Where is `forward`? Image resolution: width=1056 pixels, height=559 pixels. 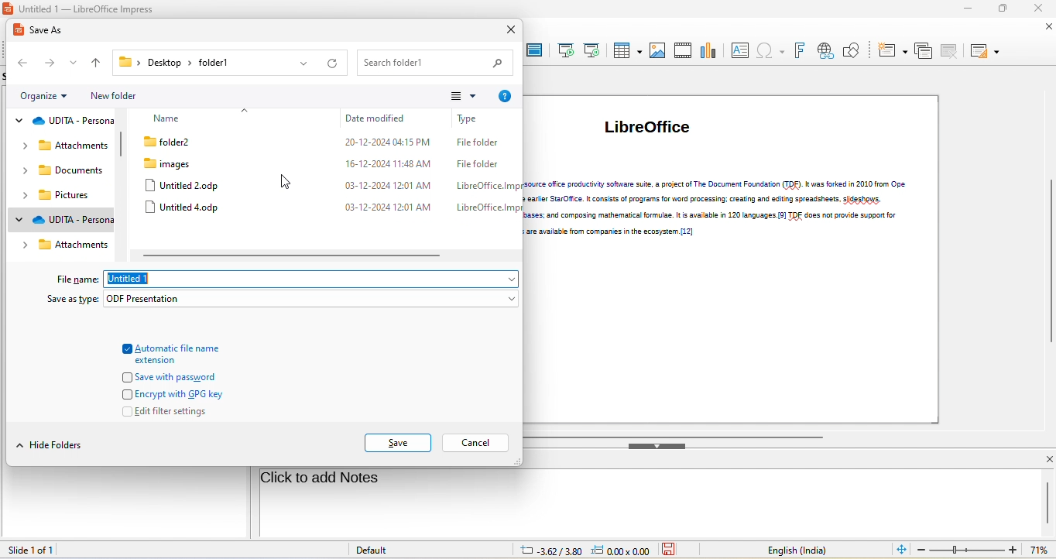 forward is located at coordinates (48, 62).